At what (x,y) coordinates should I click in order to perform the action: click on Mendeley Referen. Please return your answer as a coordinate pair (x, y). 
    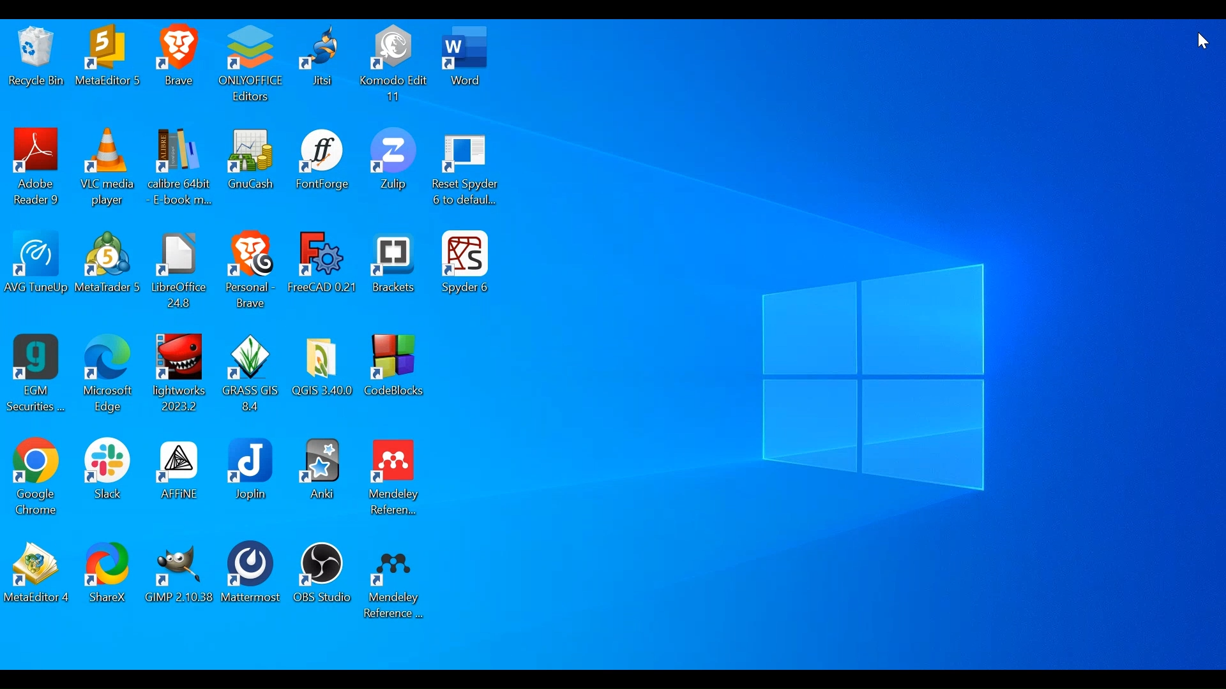
    Looking at the image, I should click on (395, 481).